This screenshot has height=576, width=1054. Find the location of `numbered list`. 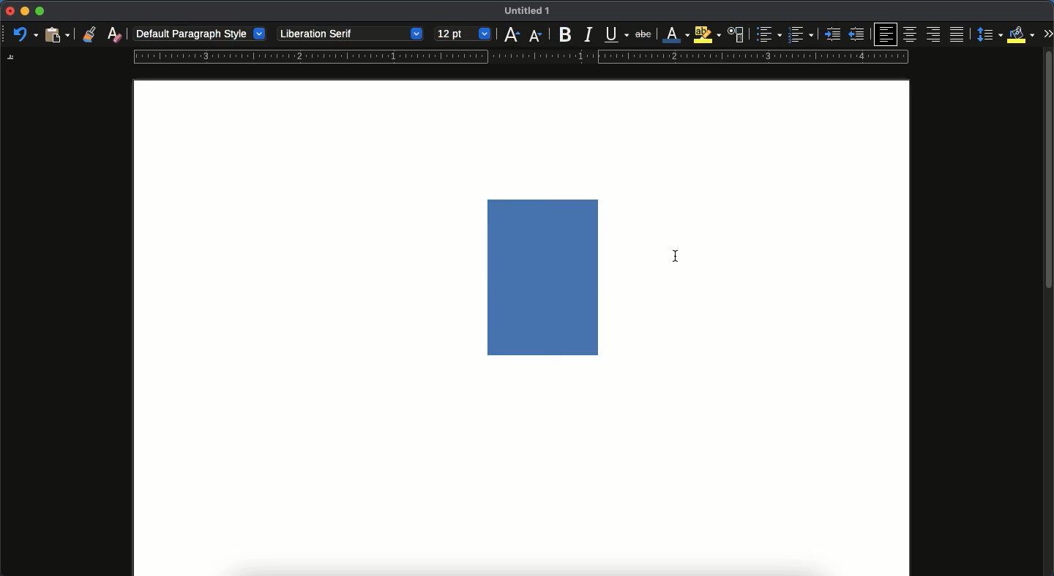

numbered list is located at coordinates (800, 36).